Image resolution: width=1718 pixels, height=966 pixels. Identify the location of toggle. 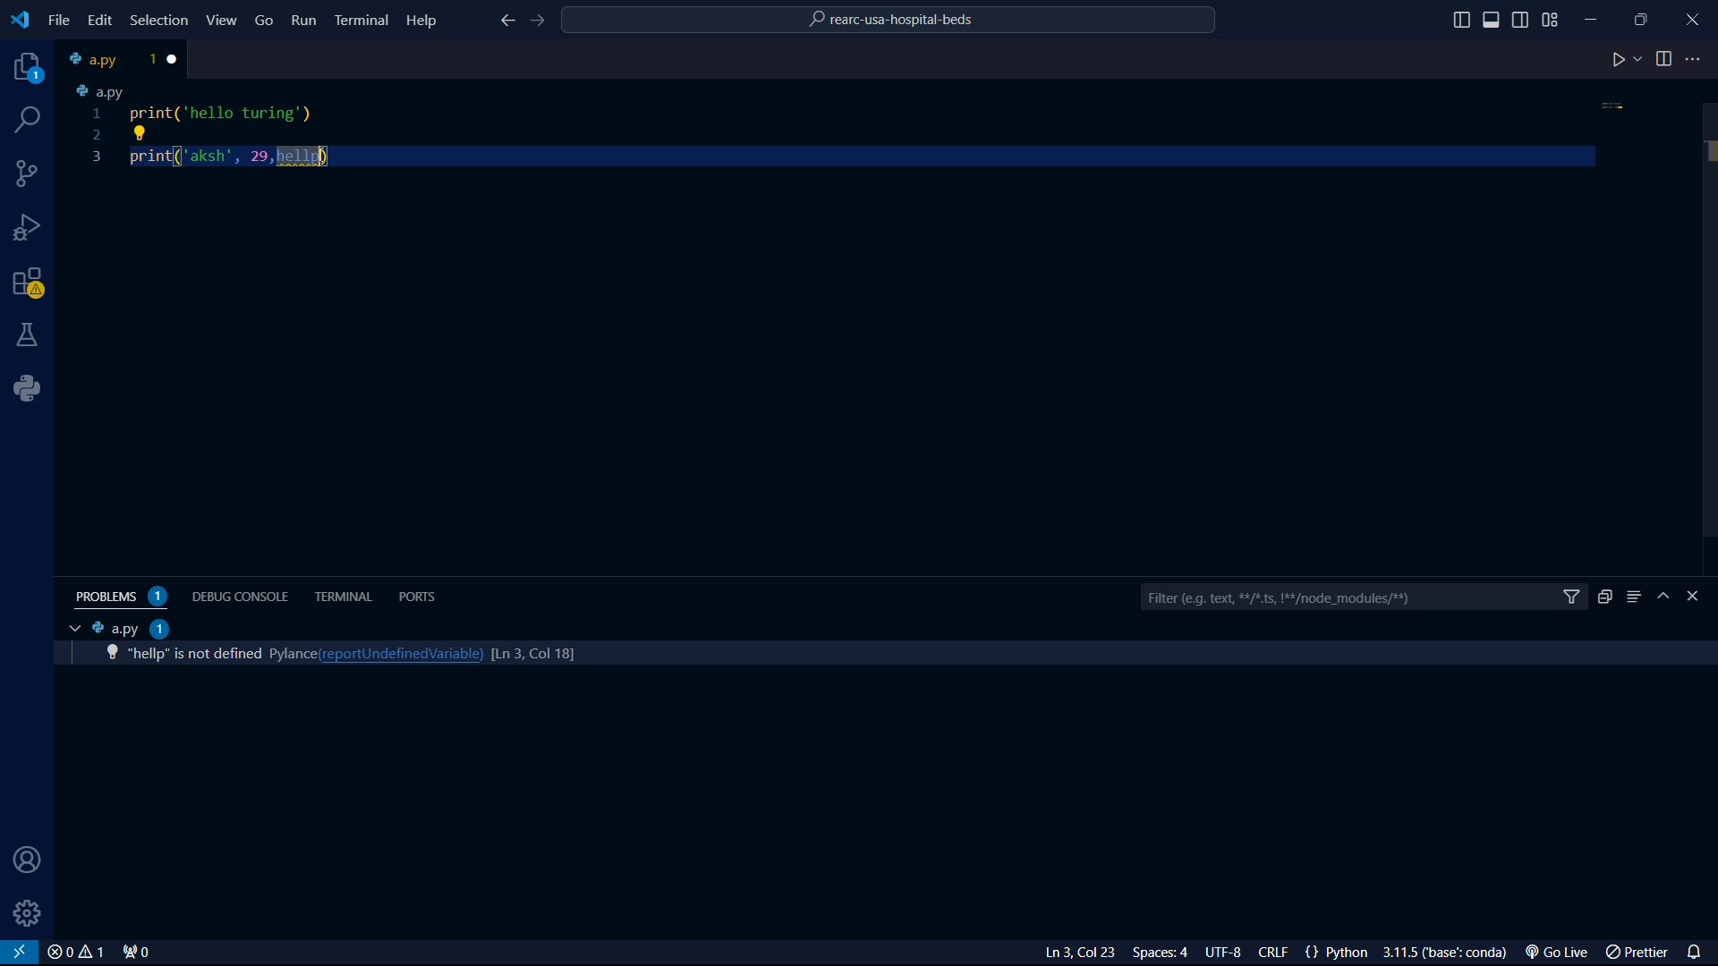
(1664, 59).